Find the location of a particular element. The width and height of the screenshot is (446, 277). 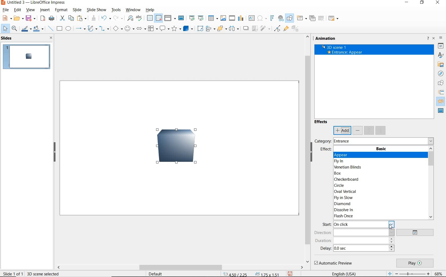

SIDEBAR SETTINGS is located at coordinates (441, 38).